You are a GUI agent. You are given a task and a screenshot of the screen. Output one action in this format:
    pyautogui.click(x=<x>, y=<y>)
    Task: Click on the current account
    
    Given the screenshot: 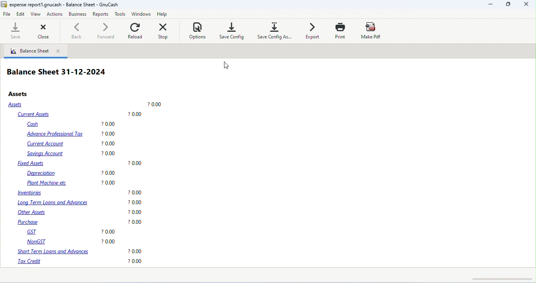 What is the action you would take?
    pyautogui.click(x=72, y=144)
    